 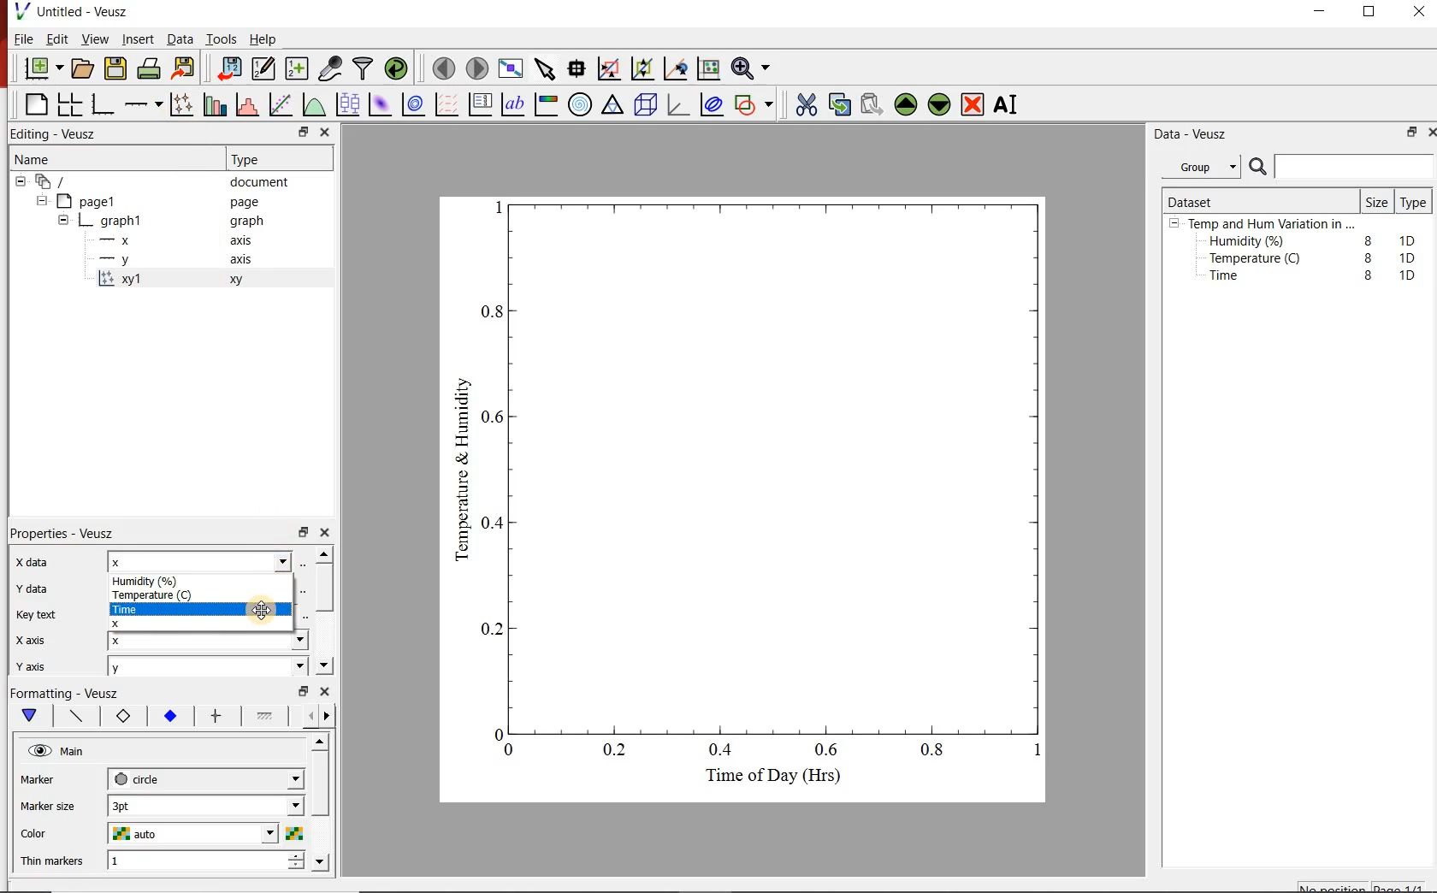 I want to click on Marker dropdown, so click(x=269, y=779).